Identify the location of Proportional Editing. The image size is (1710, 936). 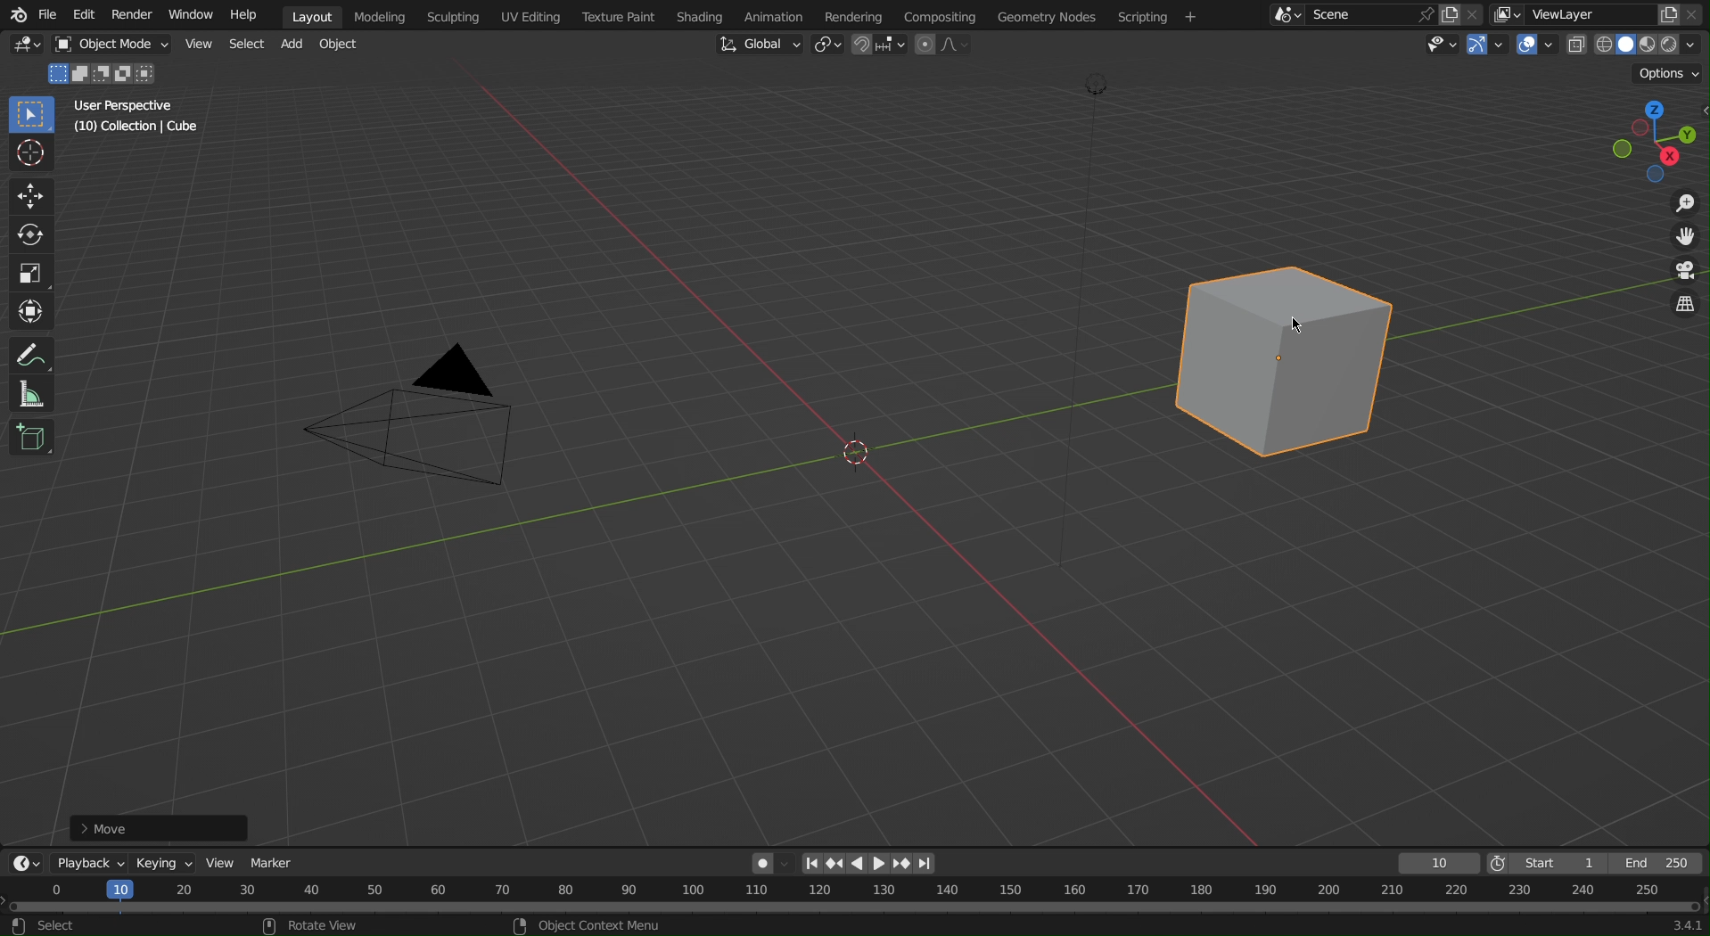
(943, 45).